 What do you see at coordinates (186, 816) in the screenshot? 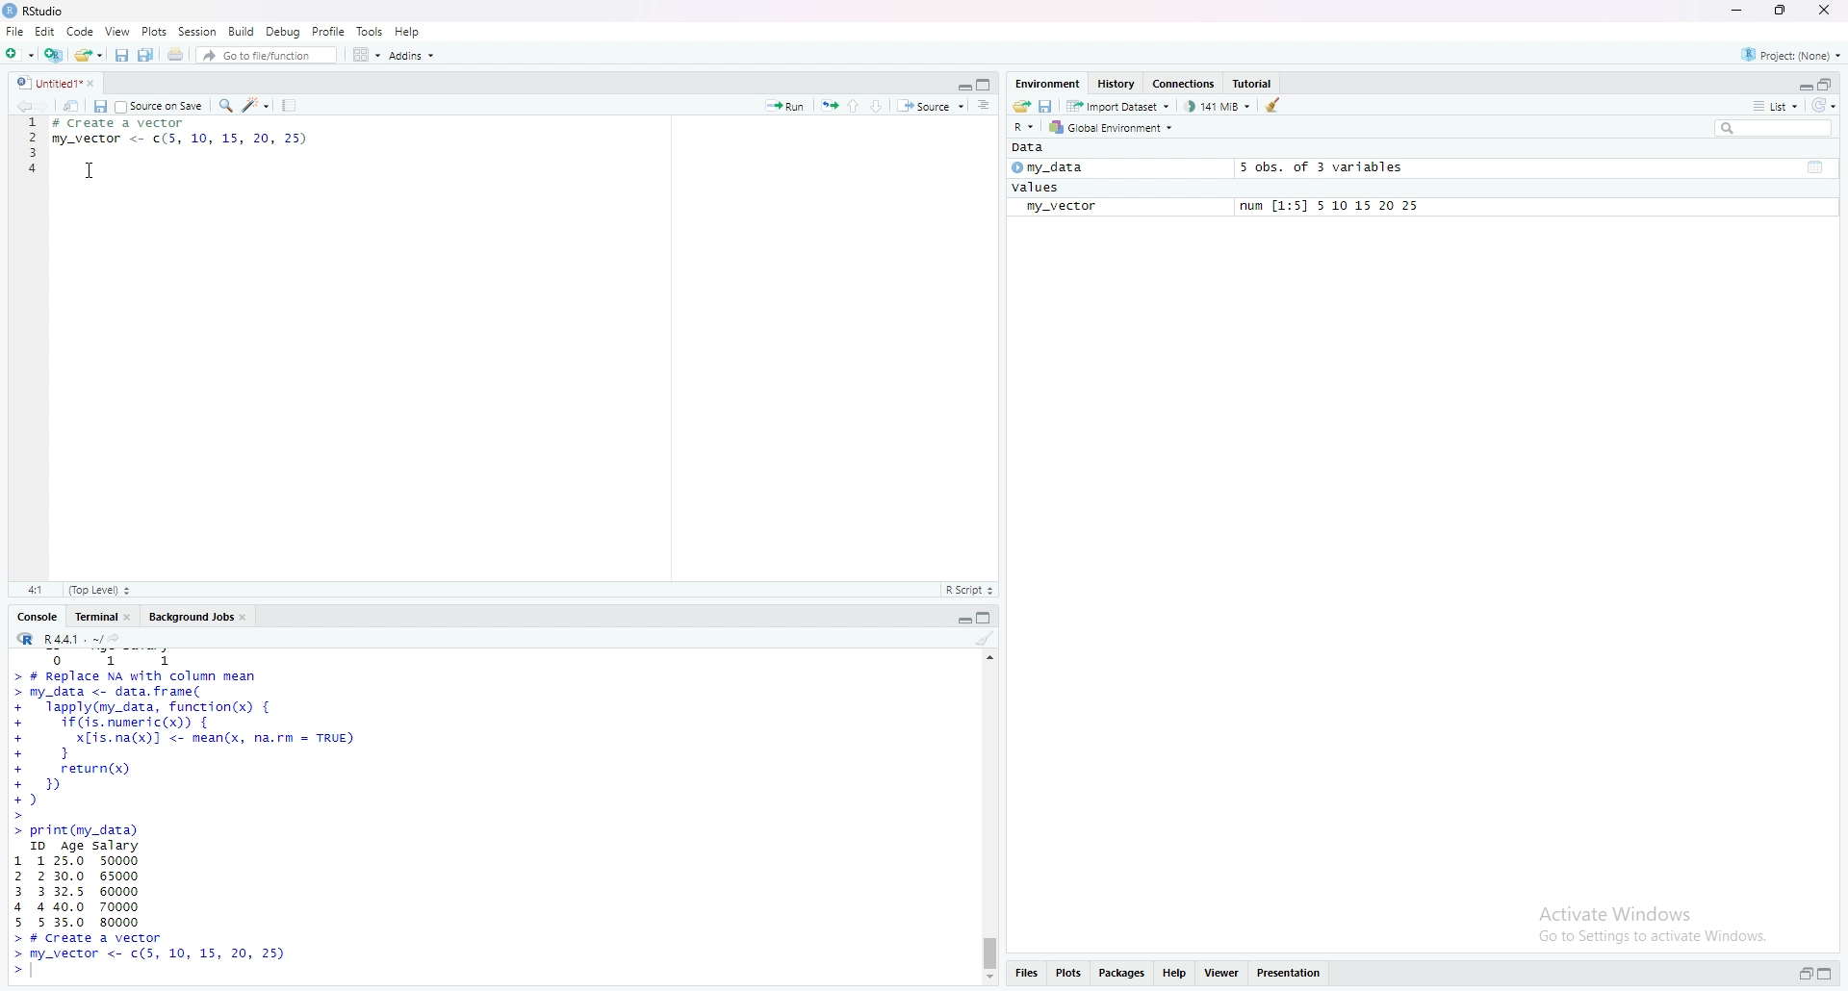
I see `data frame set` at bounding box center [186, 816].